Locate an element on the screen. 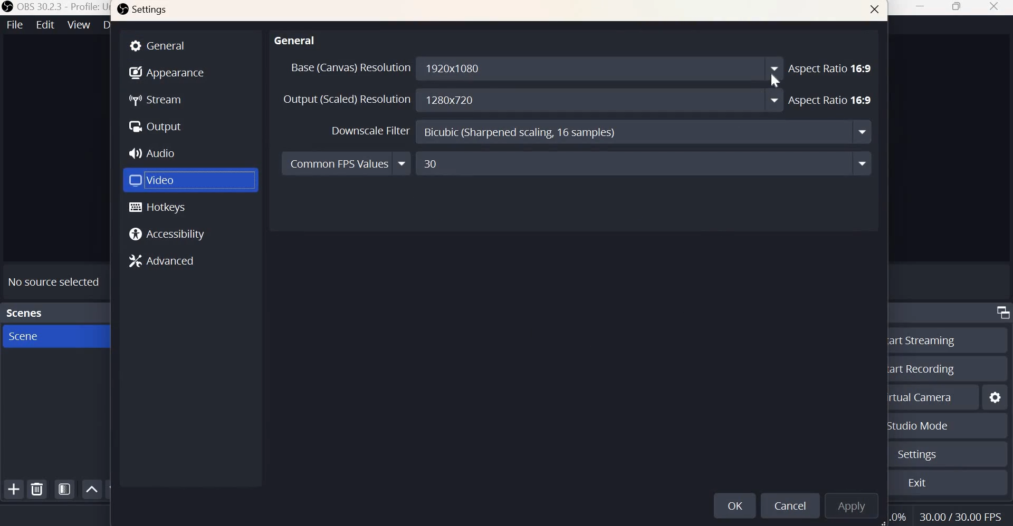 The image size is (1013, 526). View is located at coordinates (79, 25).